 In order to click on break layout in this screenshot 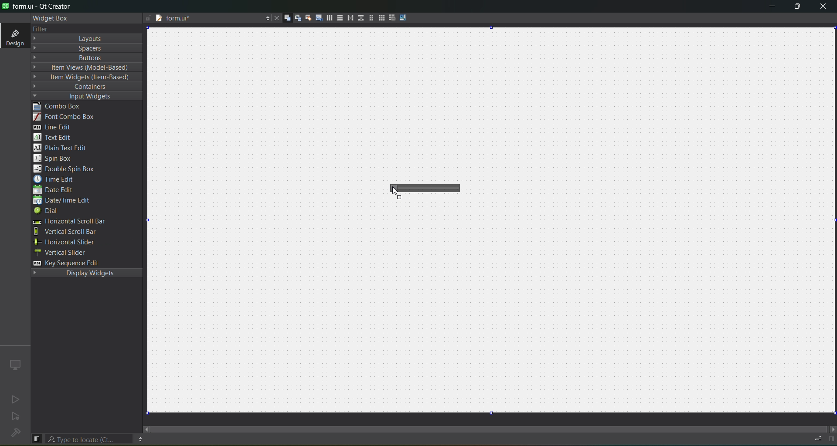, I will do `click(393, 18)`.